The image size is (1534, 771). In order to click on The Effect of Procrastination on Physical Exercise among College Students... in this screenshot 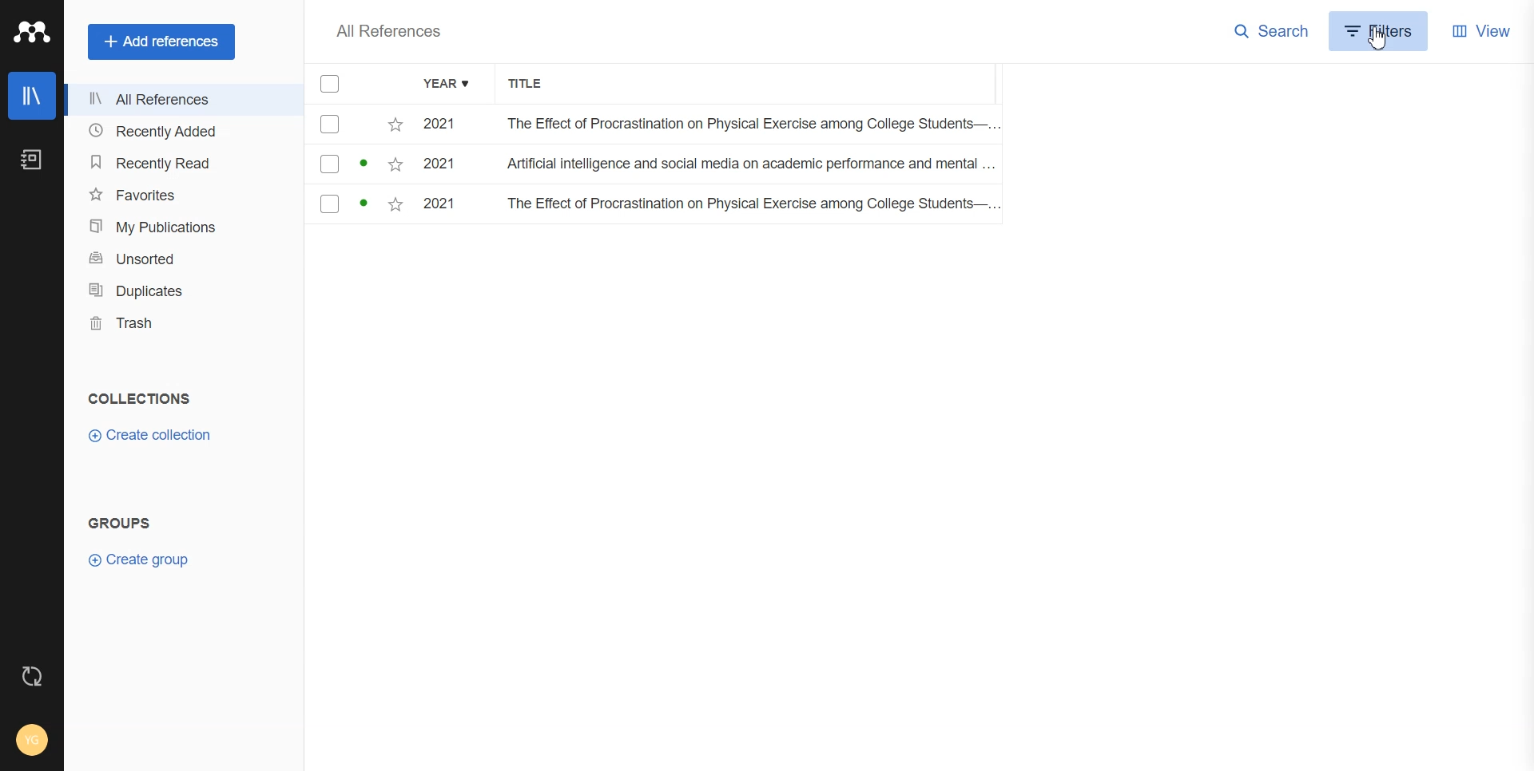, I will do `click(745, 125)`.